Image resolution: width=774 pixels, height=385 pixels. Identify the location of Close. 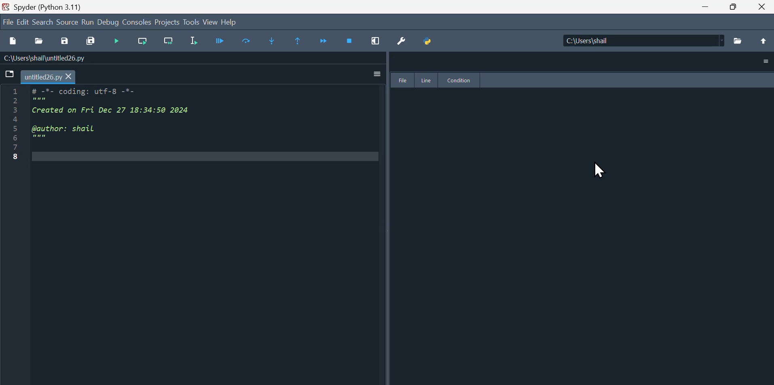
(763, 8).